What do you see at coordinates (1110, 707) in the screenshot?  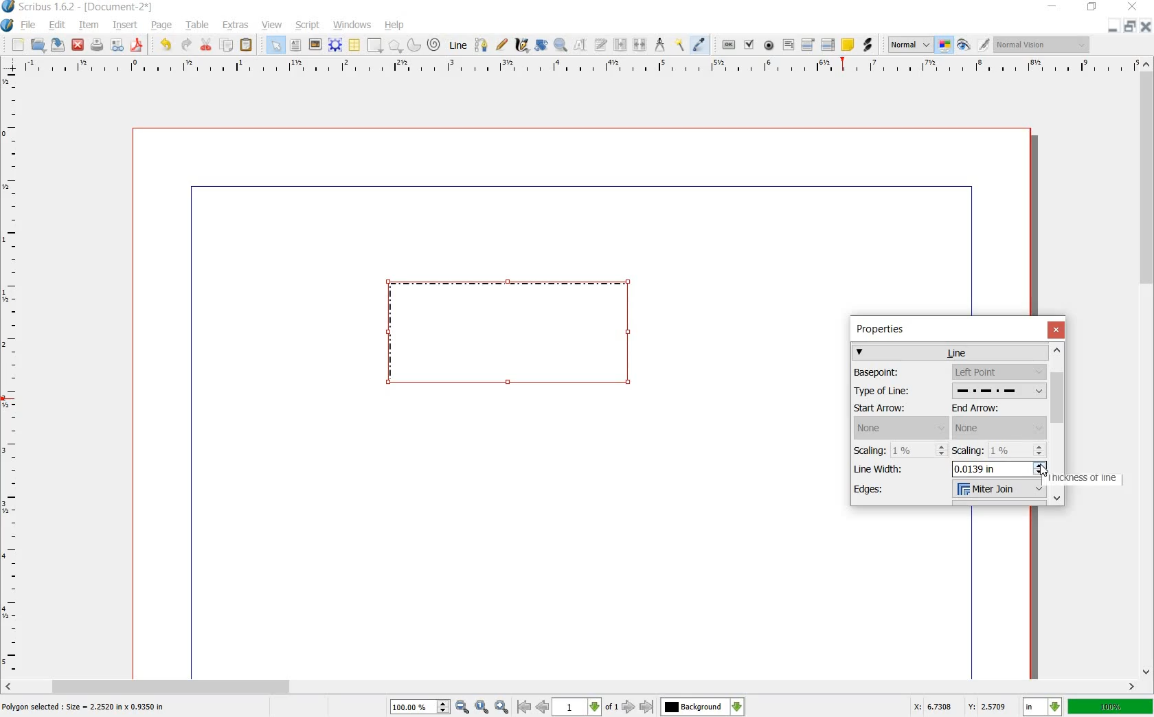 I see `100%` at bounding box center [1110, 707].